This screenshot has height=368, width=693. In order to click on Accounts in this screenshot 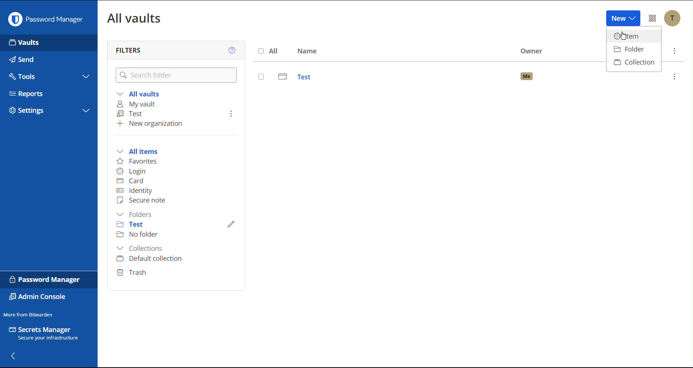, I will do `click(672, 18)`.